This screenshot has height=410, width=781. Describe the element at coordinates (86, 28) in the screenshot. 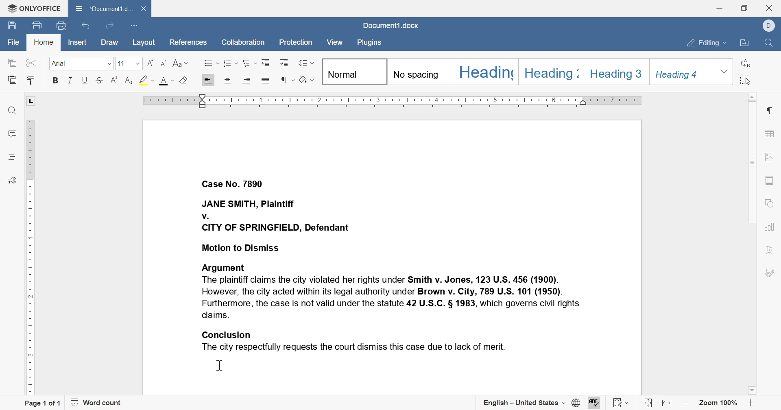

I see `undo` at that location.